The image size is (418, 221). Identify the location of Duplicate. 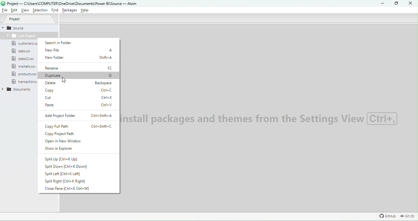
(79, 76).